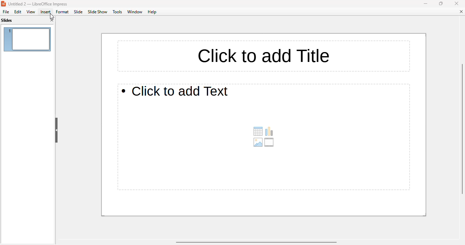 The image size is (465, 245). What do you see at coordinates (31, 12) in the screenshot?
I see `view` at bounding box center [31, 12].